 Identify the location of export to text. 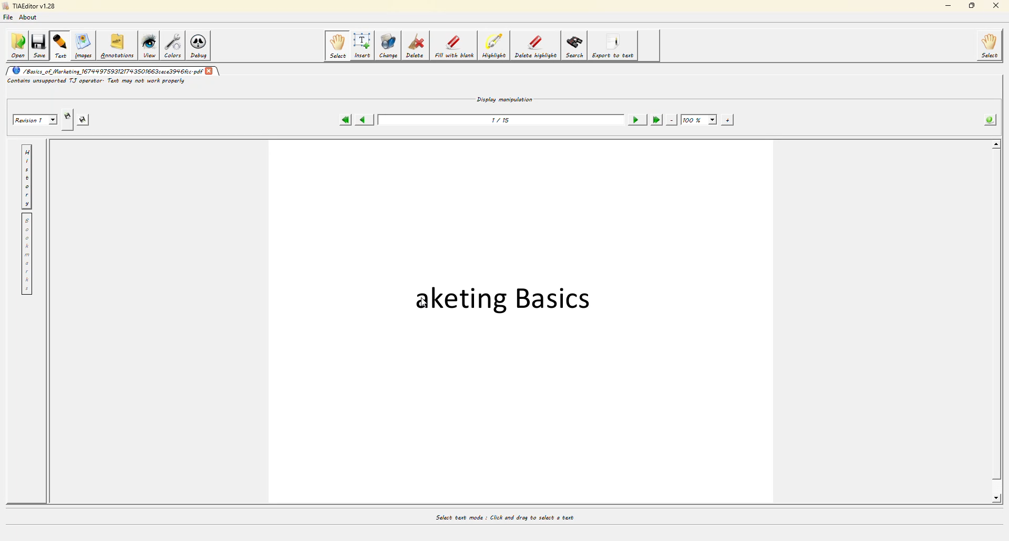
(616, 47).